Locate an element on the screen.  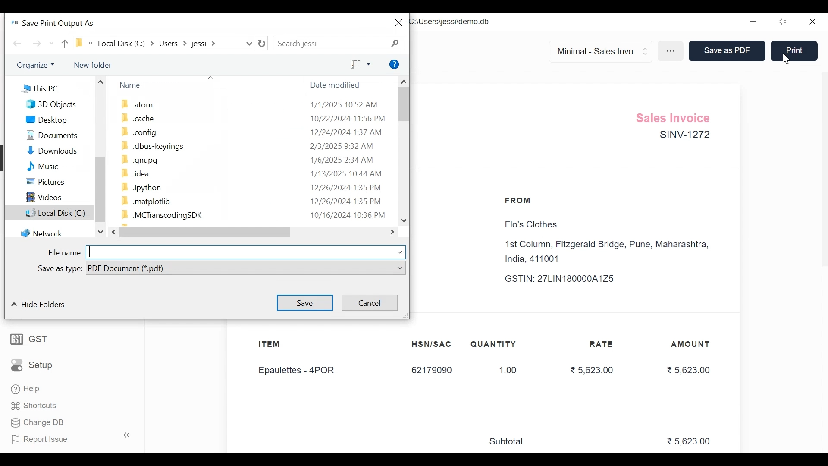
Search jessi is located at coordinates (315, 43).